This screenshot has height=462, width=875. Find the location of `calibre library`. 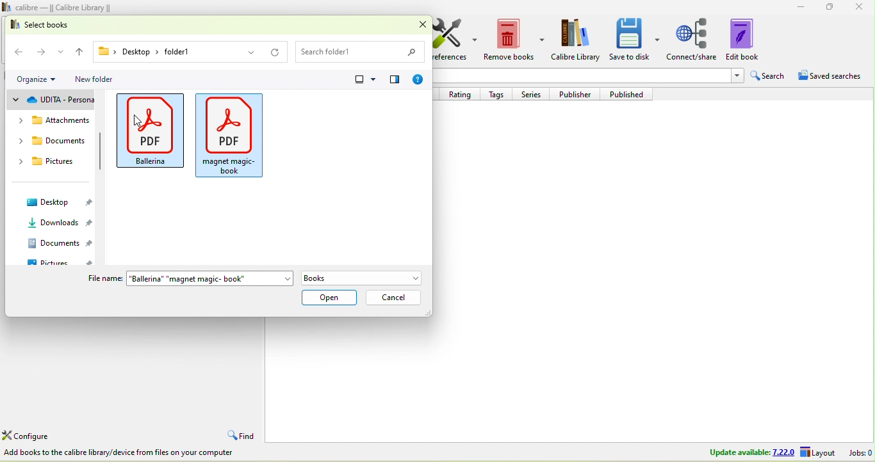

calibre library is located at coordinates (577, 40).